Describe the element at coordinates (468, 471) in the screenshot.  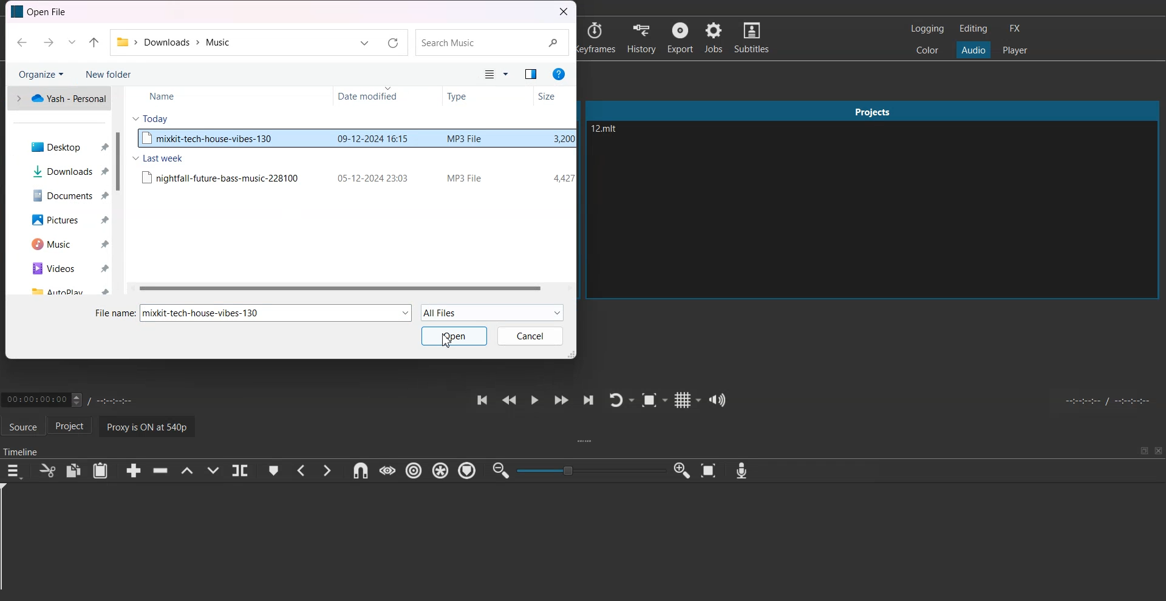
I see `Ripple marketers` at that location.